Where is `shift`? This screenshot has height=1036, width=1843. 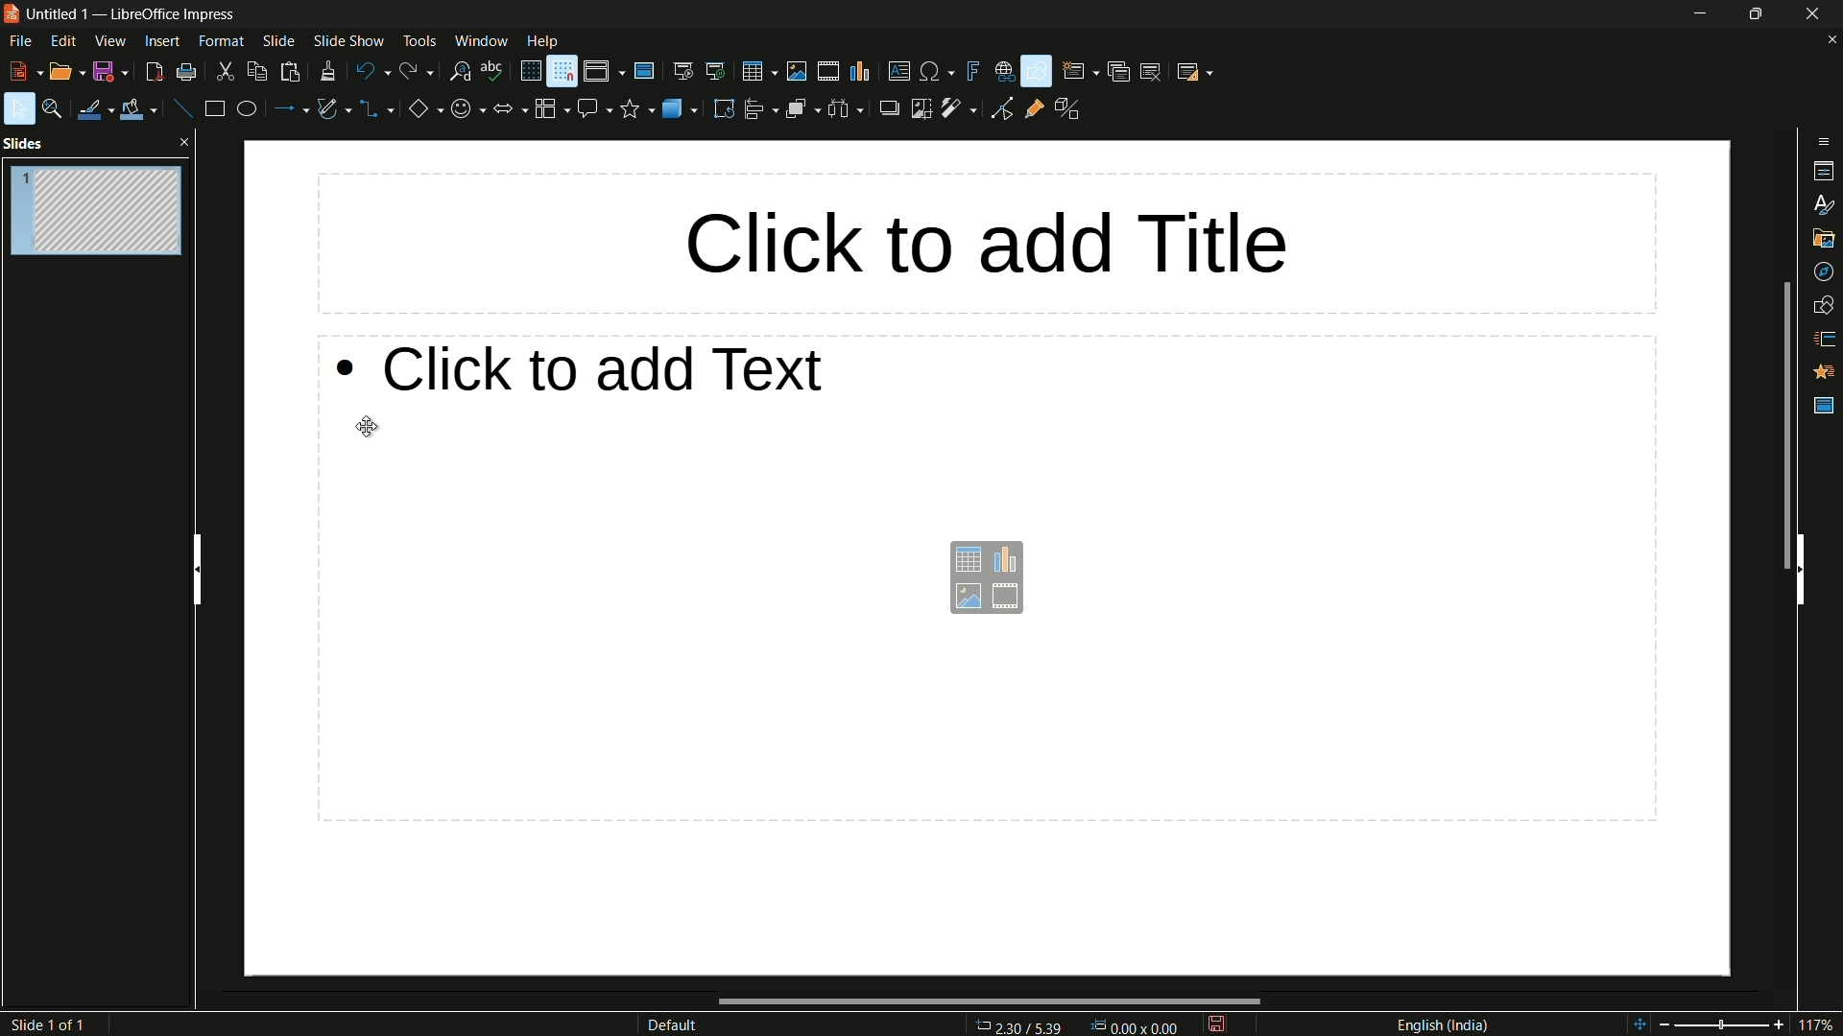
shift is located at coordinates (1640, 1025).